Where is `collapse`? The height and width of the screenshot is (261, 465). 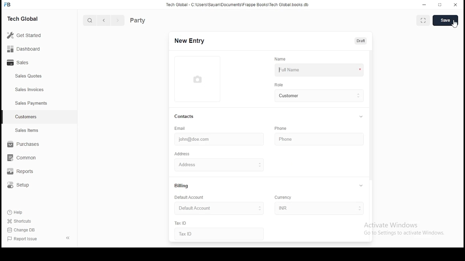 collapse is located at coordinates (363, 186).